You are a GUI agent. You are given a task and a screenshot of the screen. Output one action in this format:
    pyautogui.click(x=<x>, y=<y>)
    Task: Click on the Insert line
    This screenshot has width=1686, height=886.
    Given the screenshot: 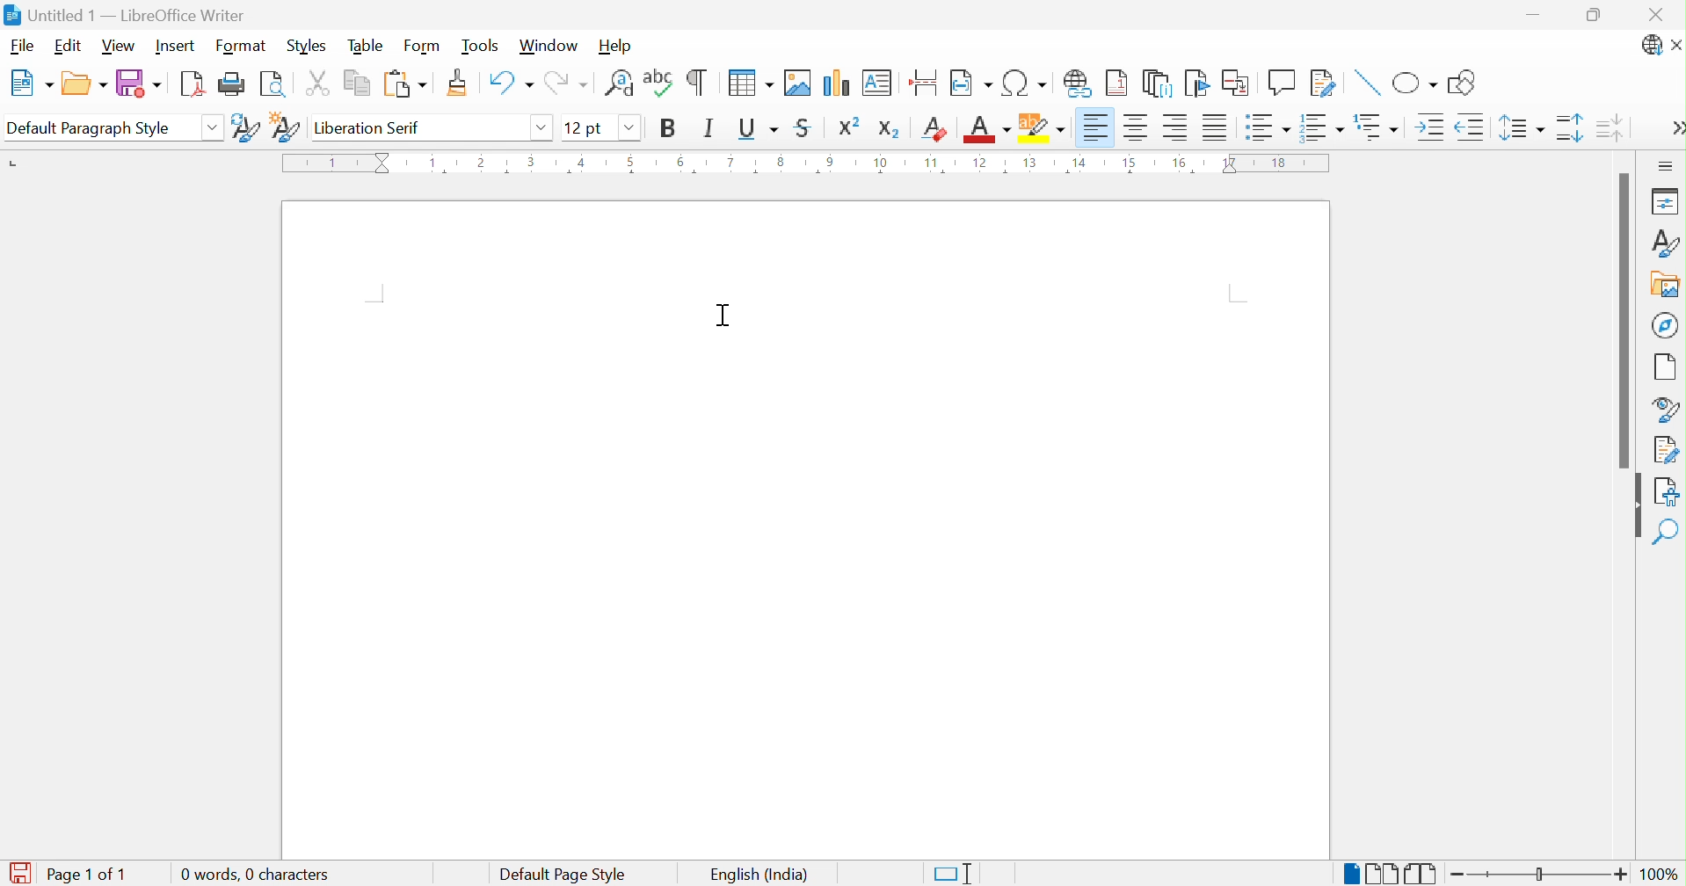 What is the action you would take?
    pyautogui.click(x=1368, y=85)
    